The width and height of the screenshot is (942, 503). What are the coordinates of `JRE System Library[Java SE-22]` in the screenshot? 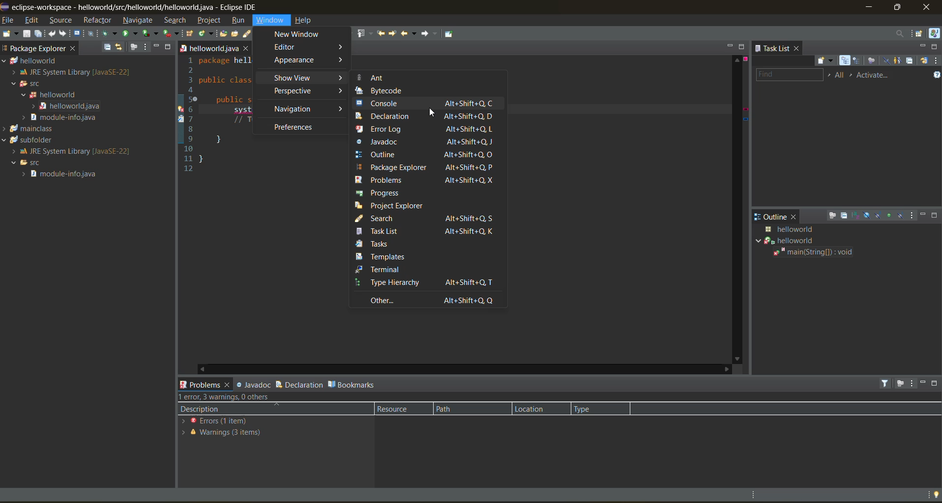 It's located at (68, 151).